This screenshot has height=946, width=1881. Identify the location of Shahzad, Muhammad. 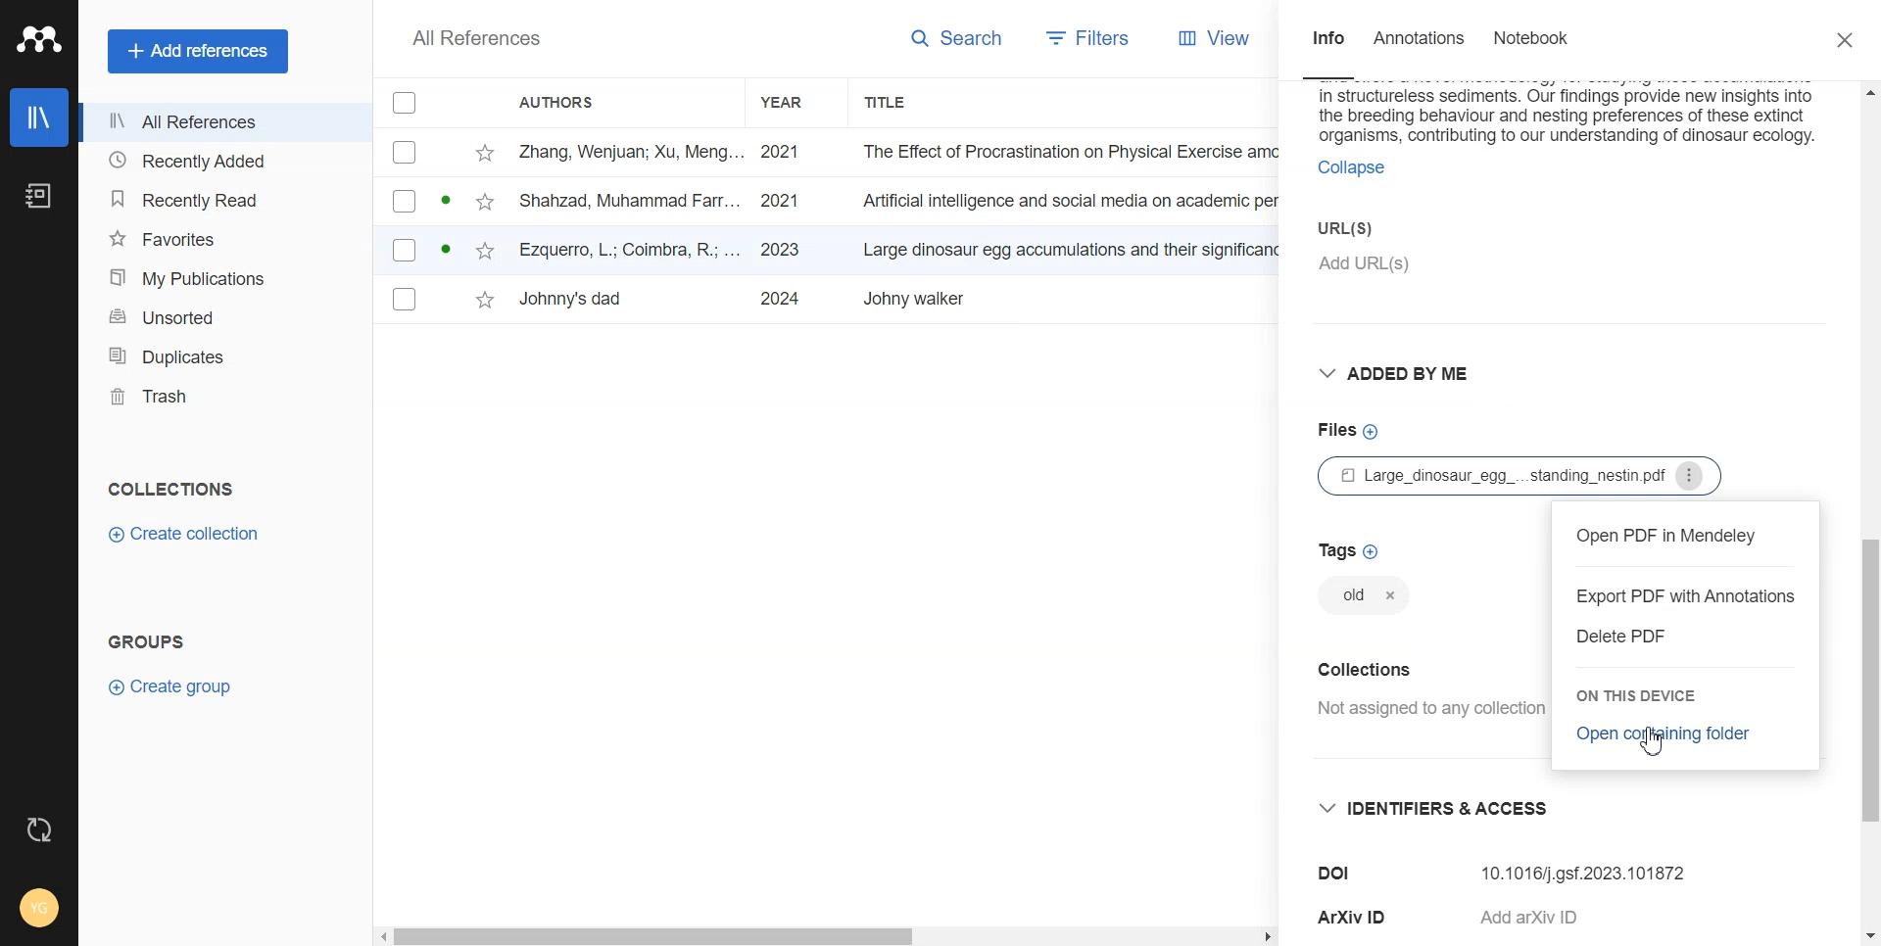
(632, 201).